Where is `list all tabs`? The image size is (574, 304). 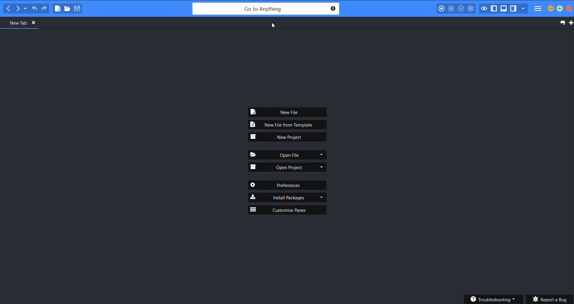 list all tabs is located at coordinates (563, 23).